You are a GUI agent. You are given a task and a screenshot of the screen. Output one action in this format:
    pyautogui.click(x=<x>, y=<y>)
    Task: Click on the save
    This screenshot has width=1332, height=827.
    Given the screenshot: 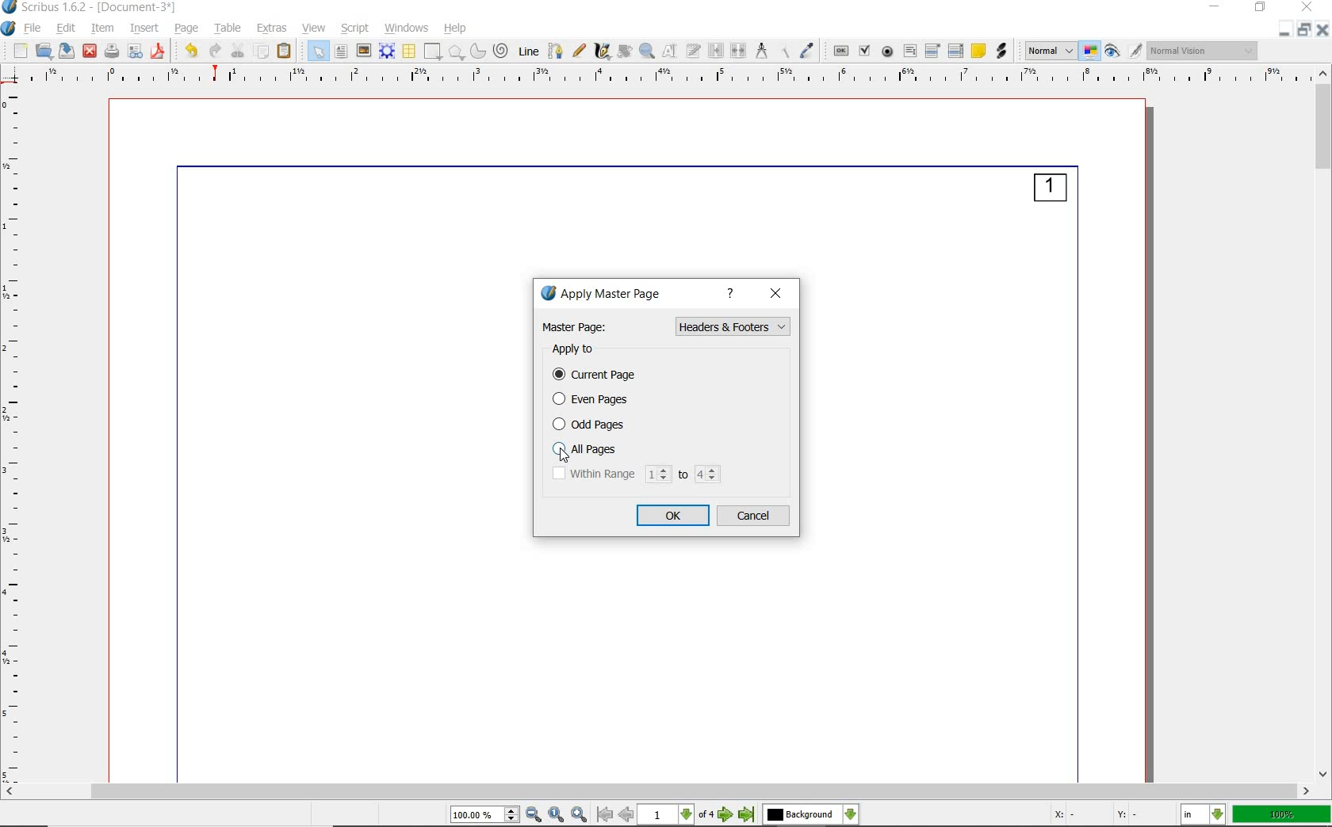 What is the action you would take?
    pyautogui.click(x=65, y=51)
    